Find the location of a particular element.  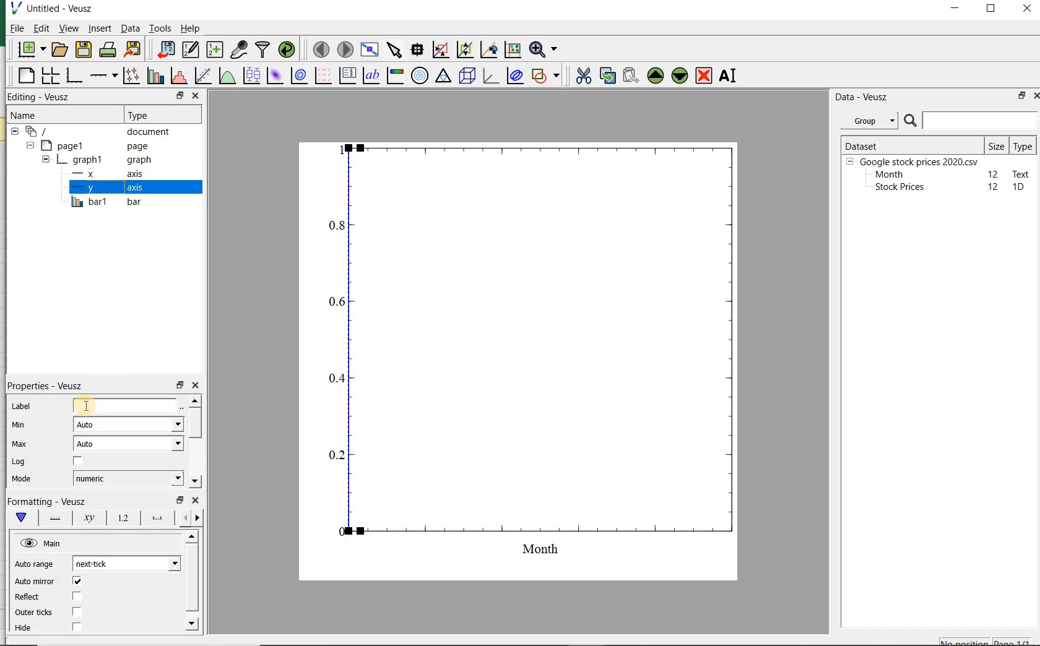

Auto is located at coordinates (128, 424).